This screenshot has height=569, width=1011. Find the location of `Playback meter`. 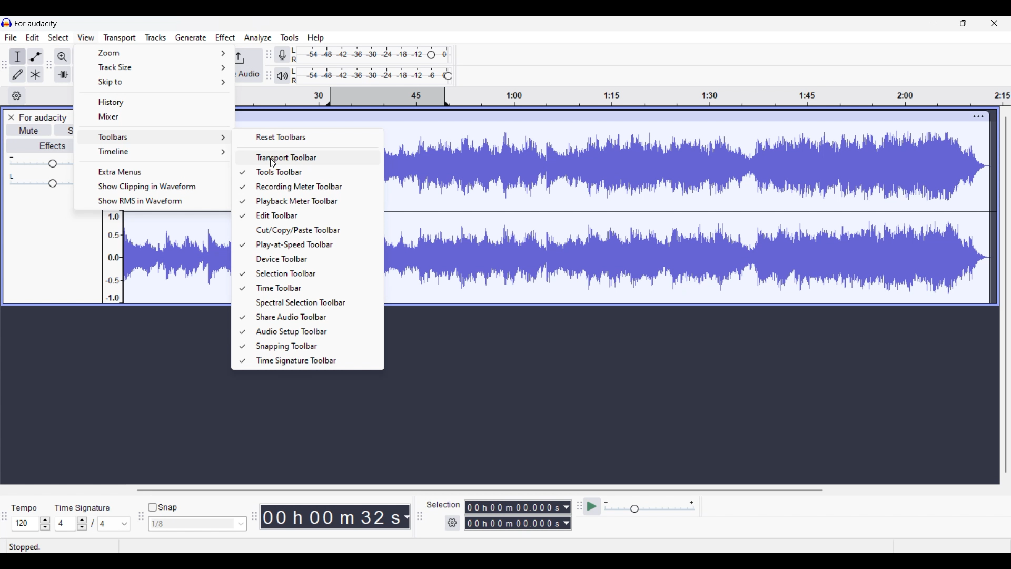

Playback meter is located at coordinates (282, 76).